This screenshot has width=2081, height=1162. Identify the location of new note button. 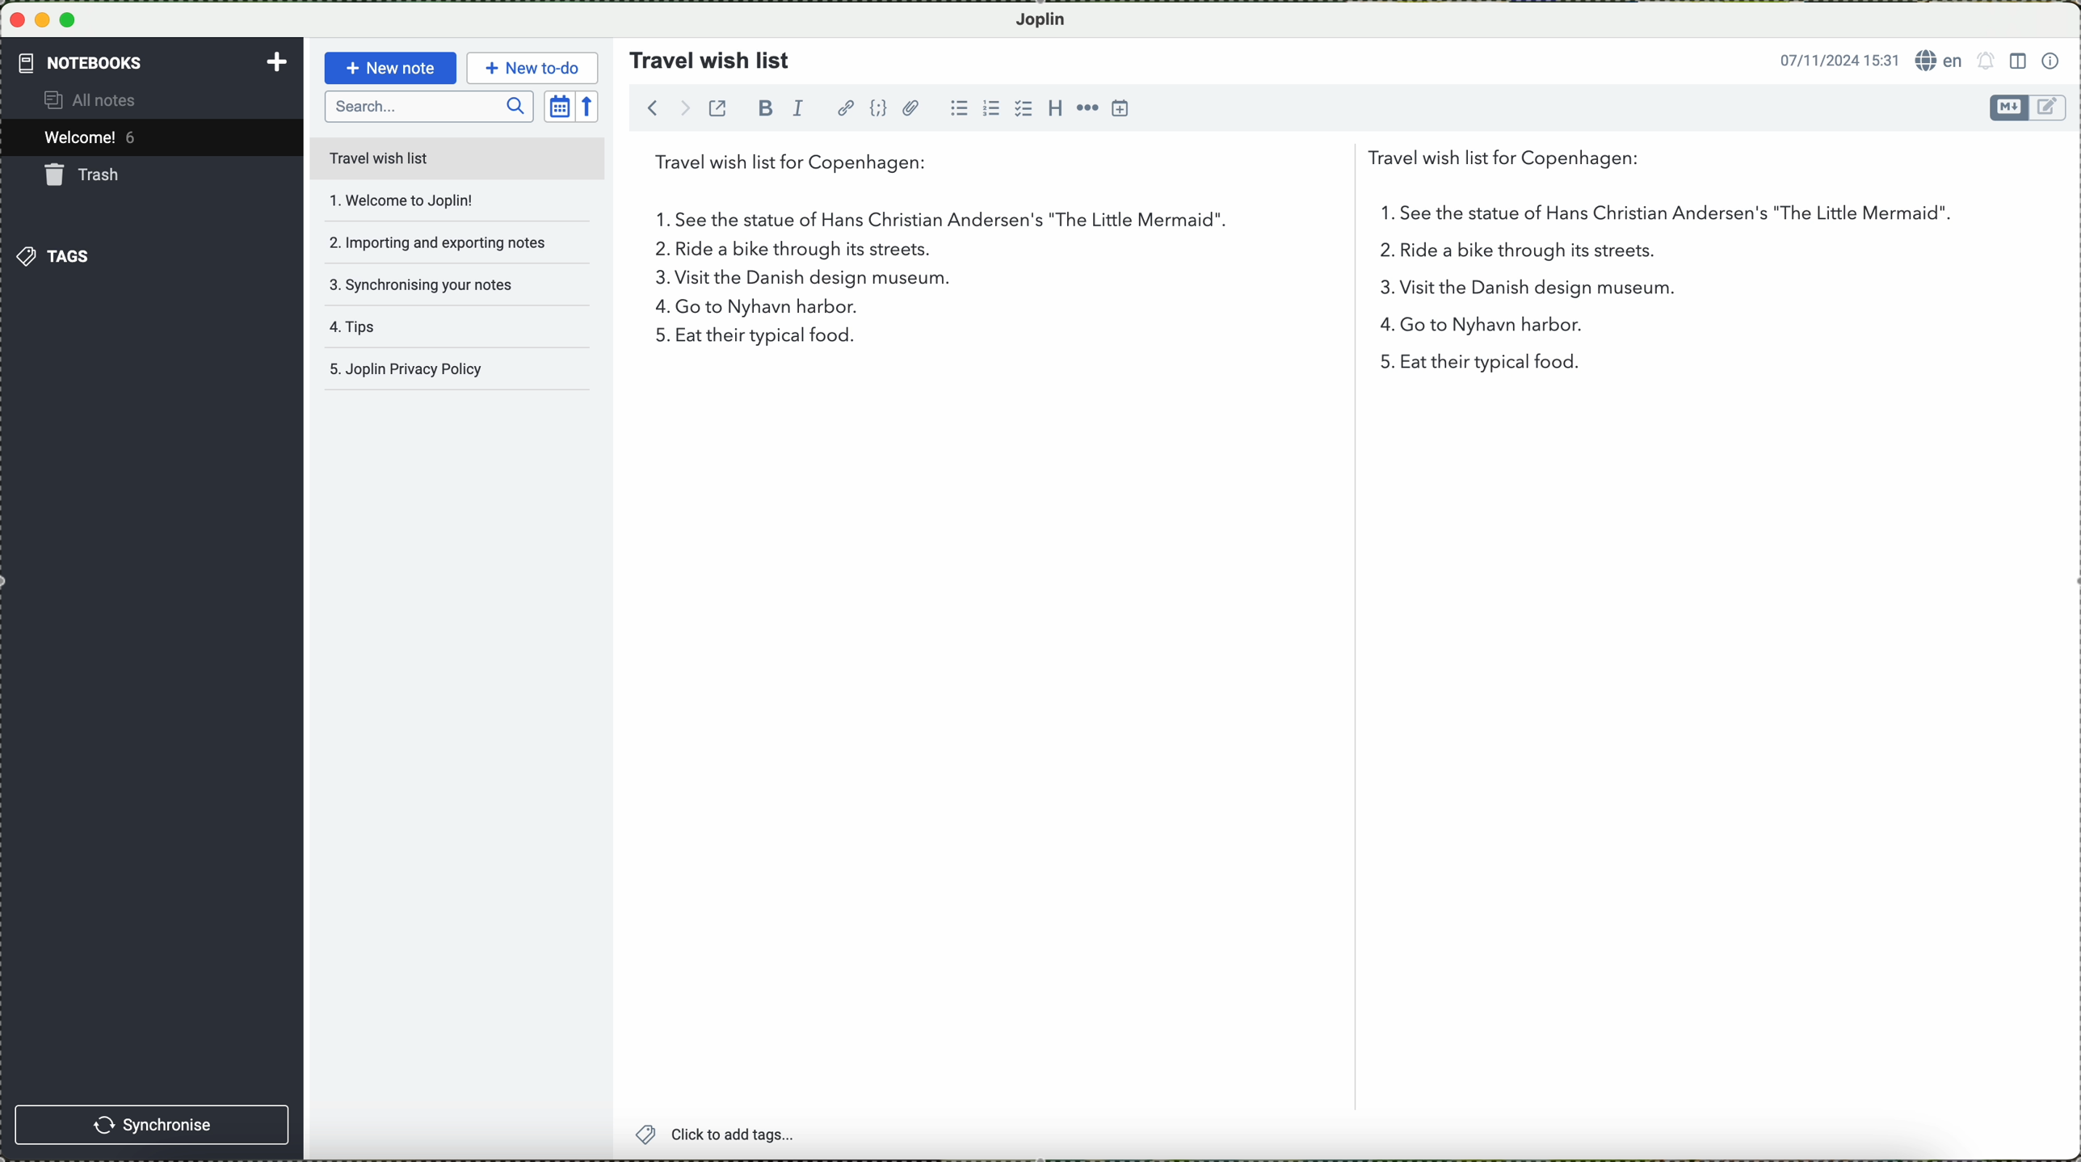
(388, 68).